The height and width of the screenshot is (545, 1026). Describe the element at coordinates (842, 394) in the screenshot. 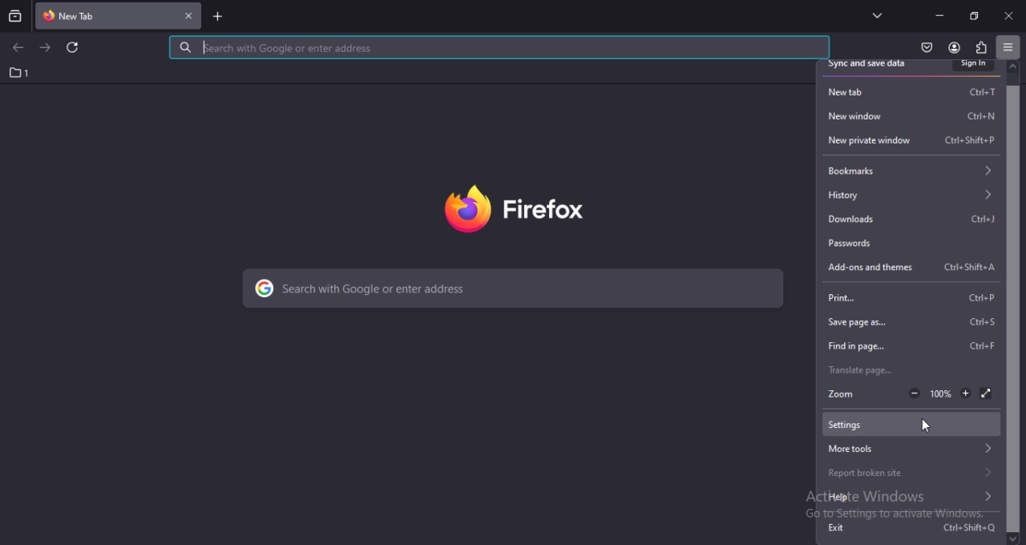

I see `zoom` at that location.